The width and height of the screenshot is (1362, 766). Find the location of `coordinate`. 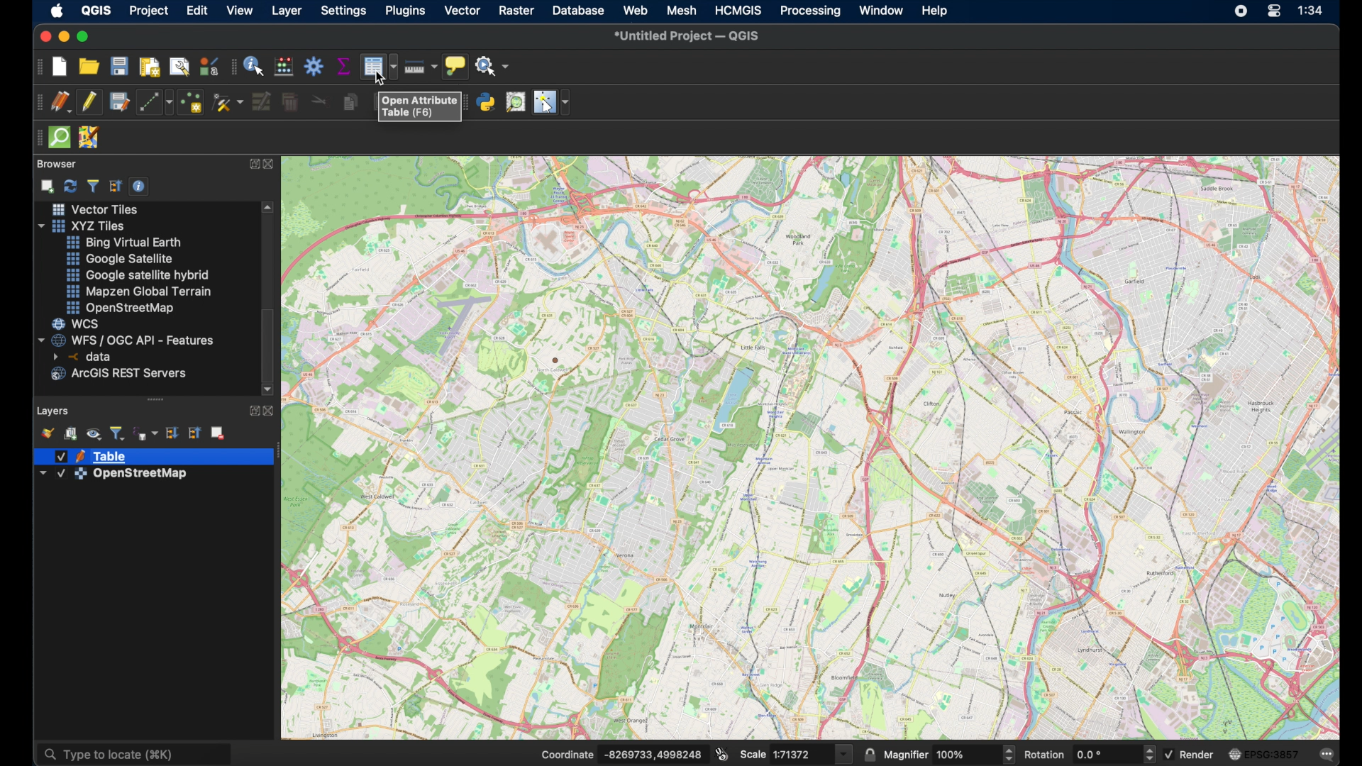

coordinate is located at coordinates (565, 753).